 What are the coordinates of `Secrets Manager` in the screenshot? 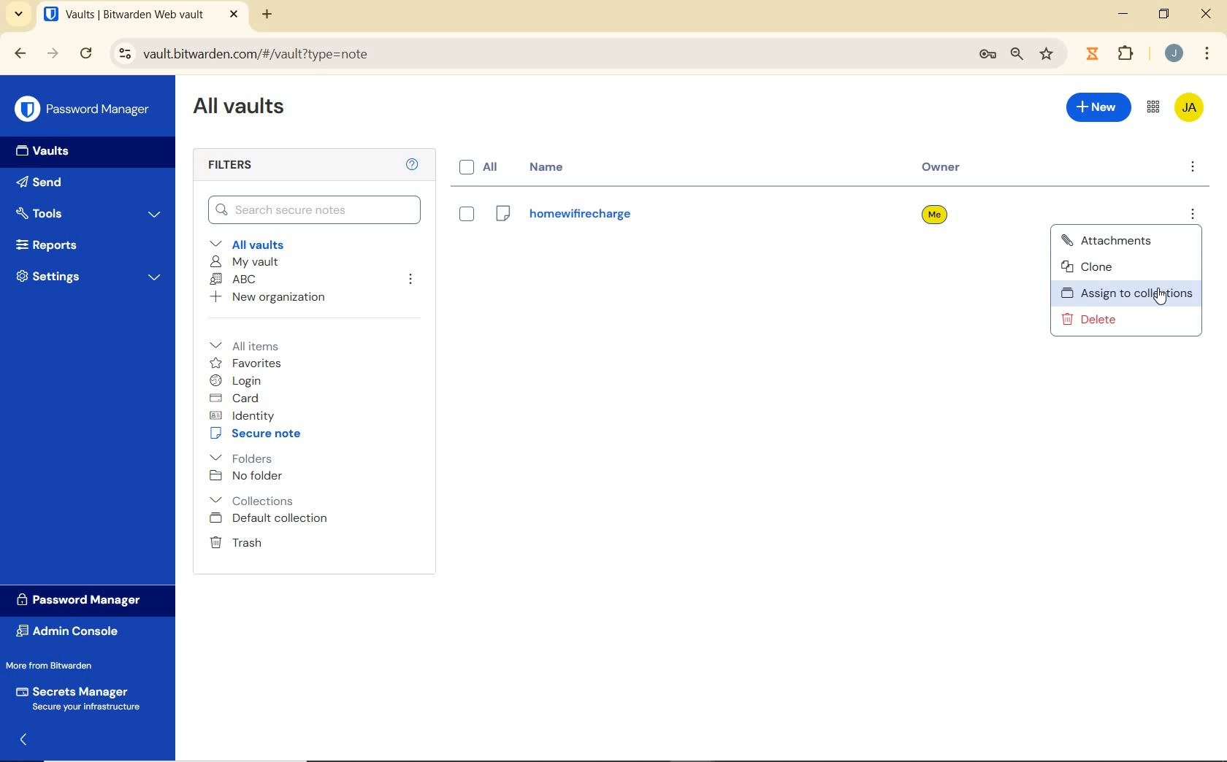 It's located at (82, 698).